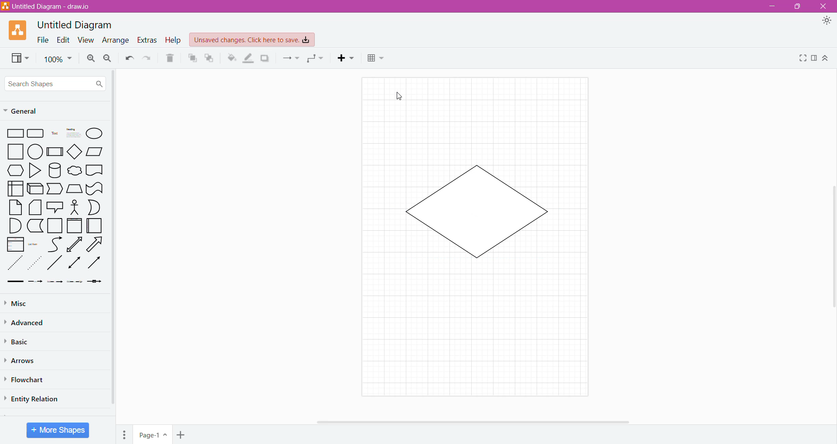 Image resolution: width=837 pixels, height=444 pixels. Describe the element at coordinates (95, 133) in the screenshot. I see `Ellipse` at that location.